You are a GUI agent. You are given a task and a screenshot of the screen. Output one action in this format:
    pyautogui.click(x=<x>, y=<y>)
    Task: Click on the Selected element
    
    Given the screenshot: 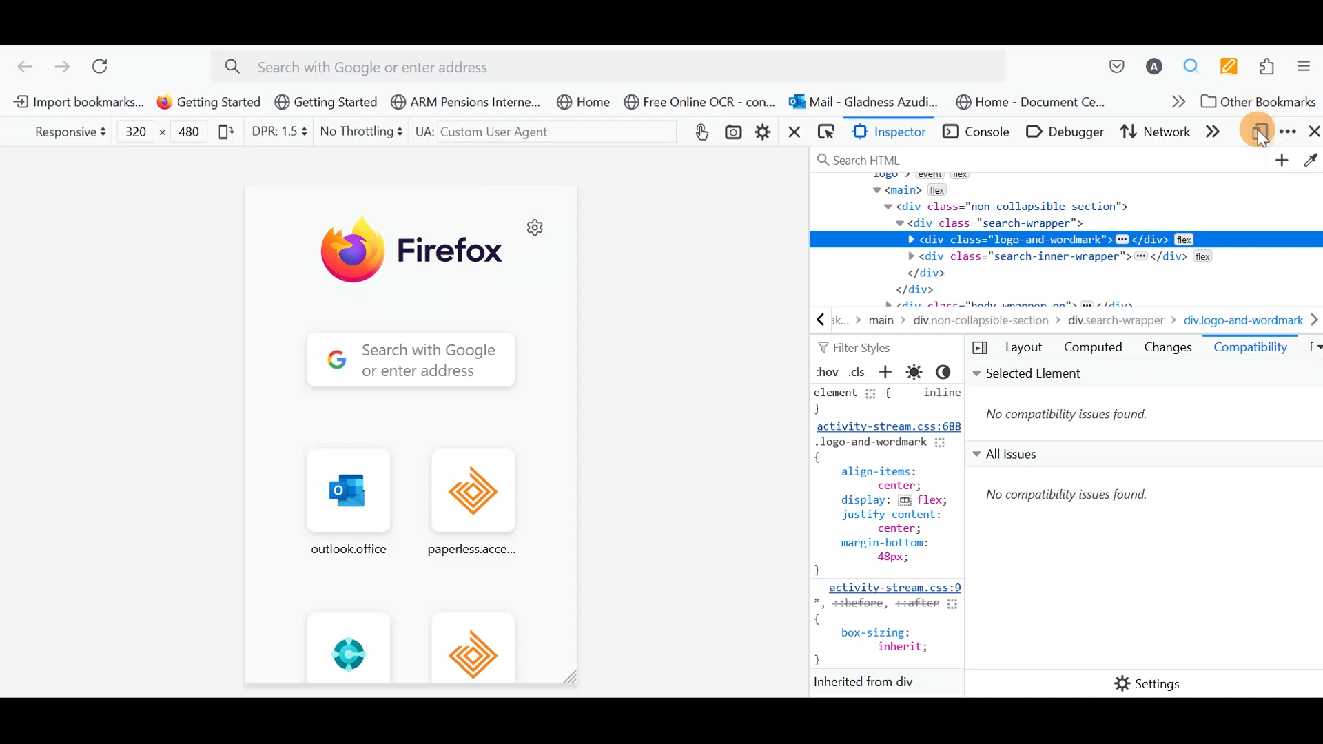 What is the action you would take?
    pyautogui.click(x=1146, y=402)
    